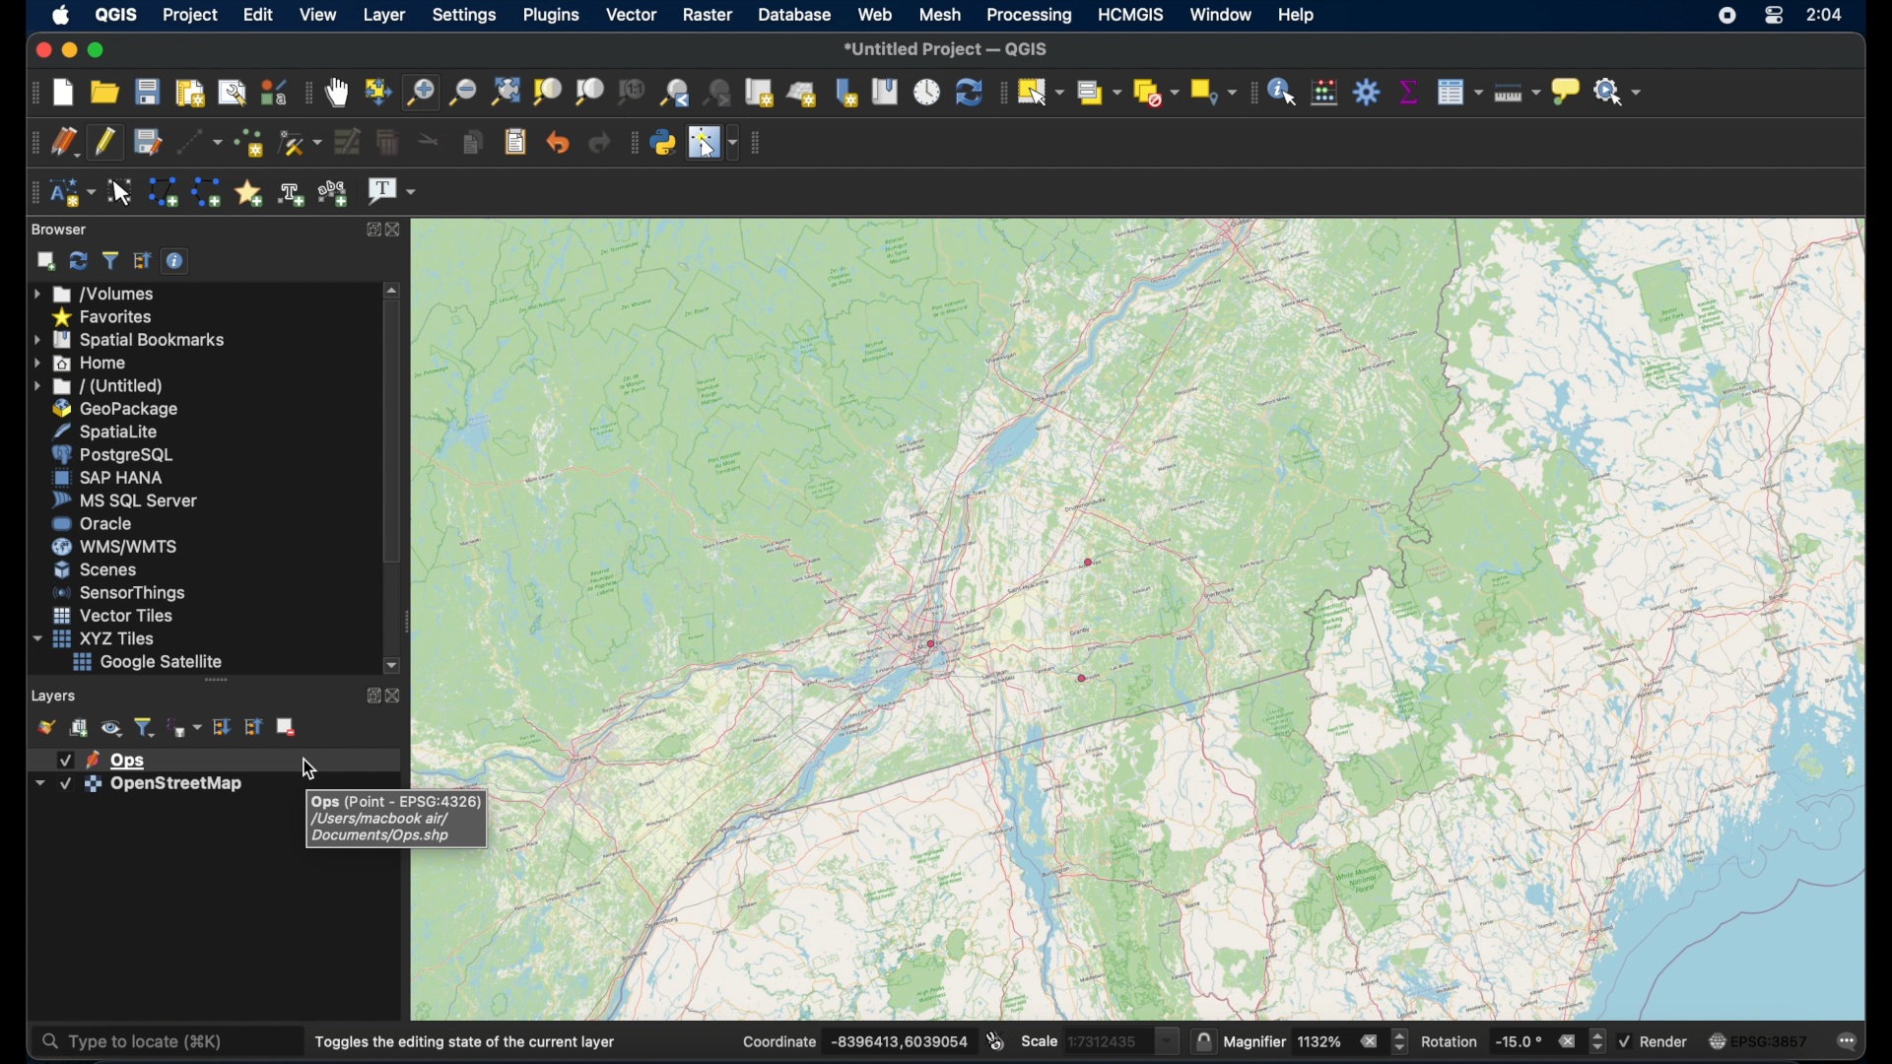 This screenshot has height=1064, width=1892. What do you see at coordinates (397, 231) in the screenshot?
I see `close browser` at bounding box center [397, 231].